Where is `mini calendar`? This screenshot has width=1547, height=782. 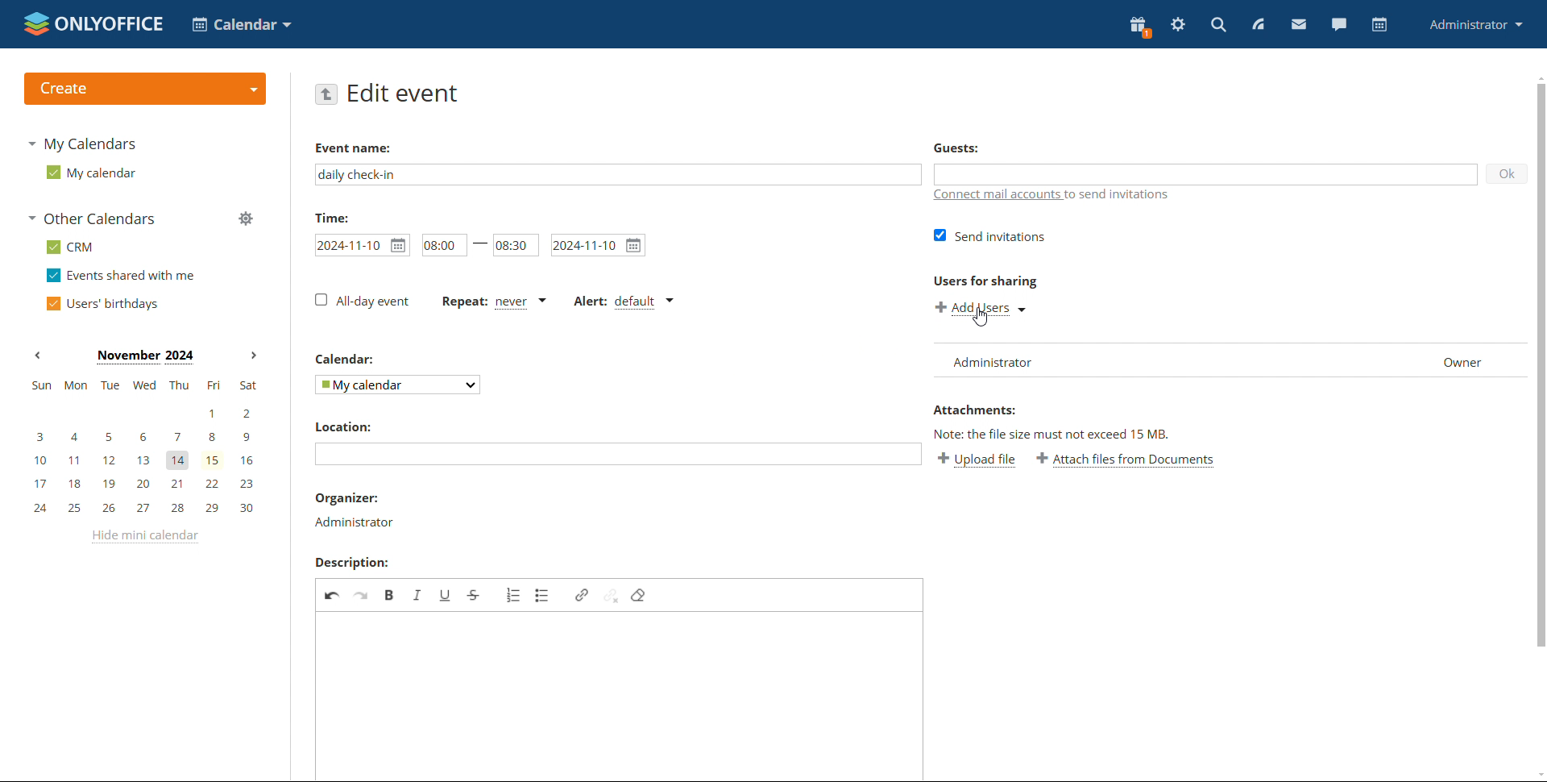
mini calendar is located at coordinates (143, 448).